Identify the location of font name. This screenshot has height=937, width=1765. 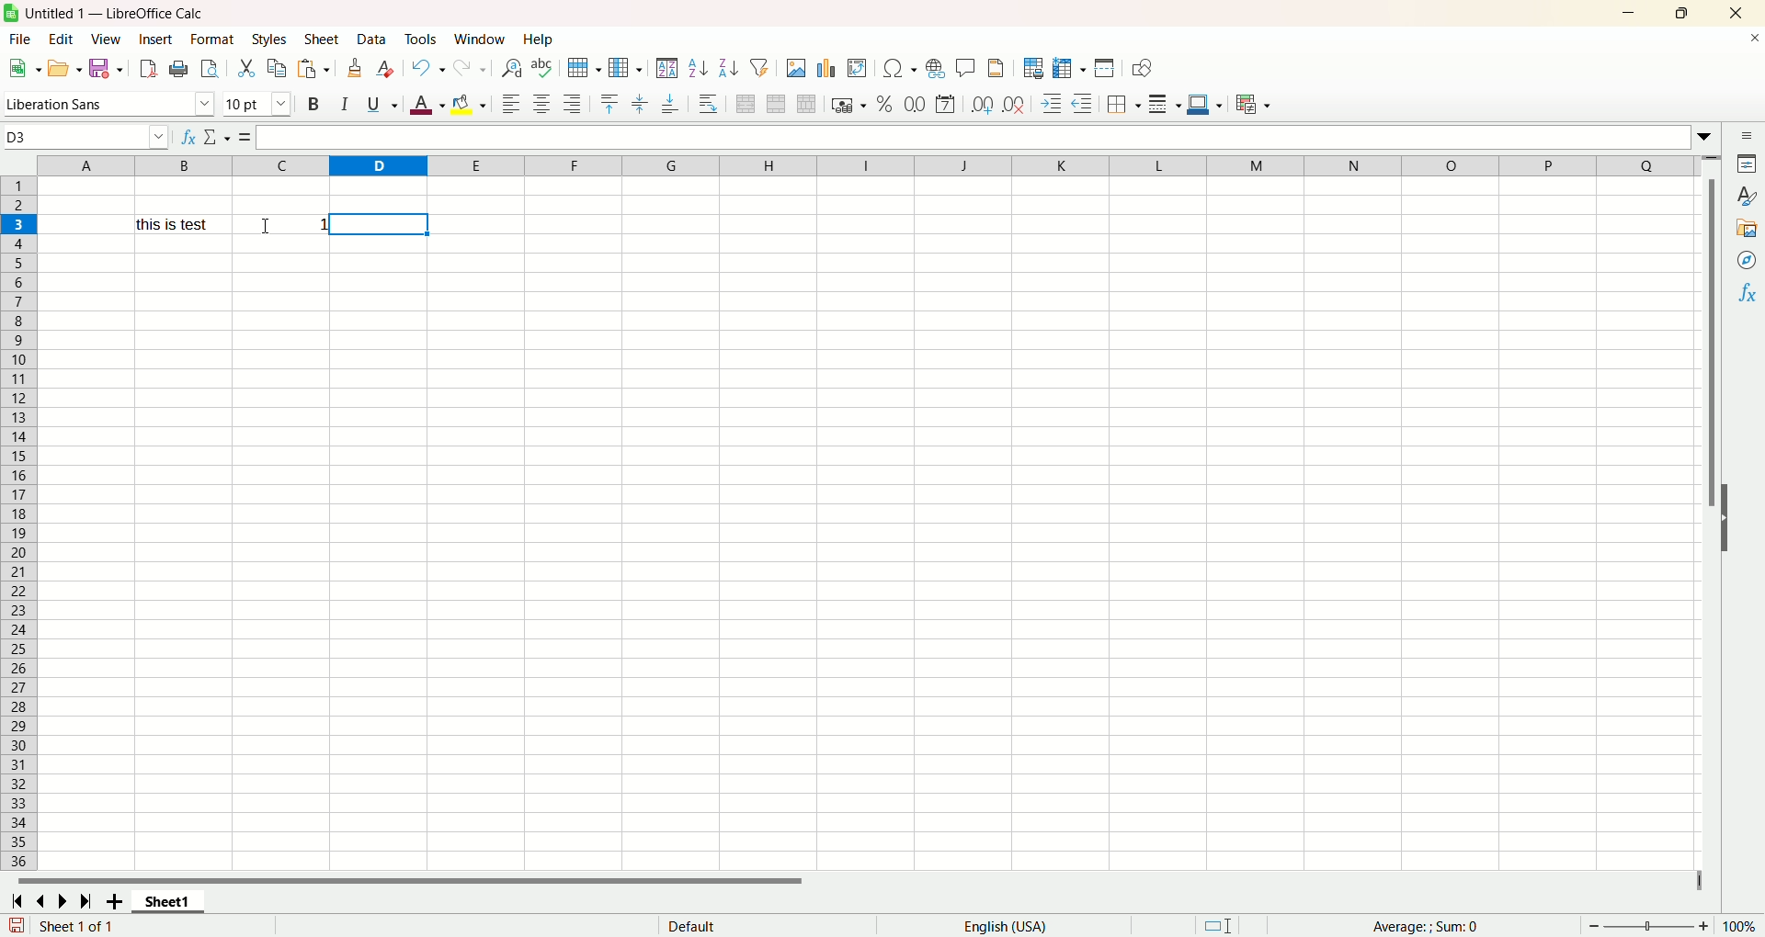
(109, 102).